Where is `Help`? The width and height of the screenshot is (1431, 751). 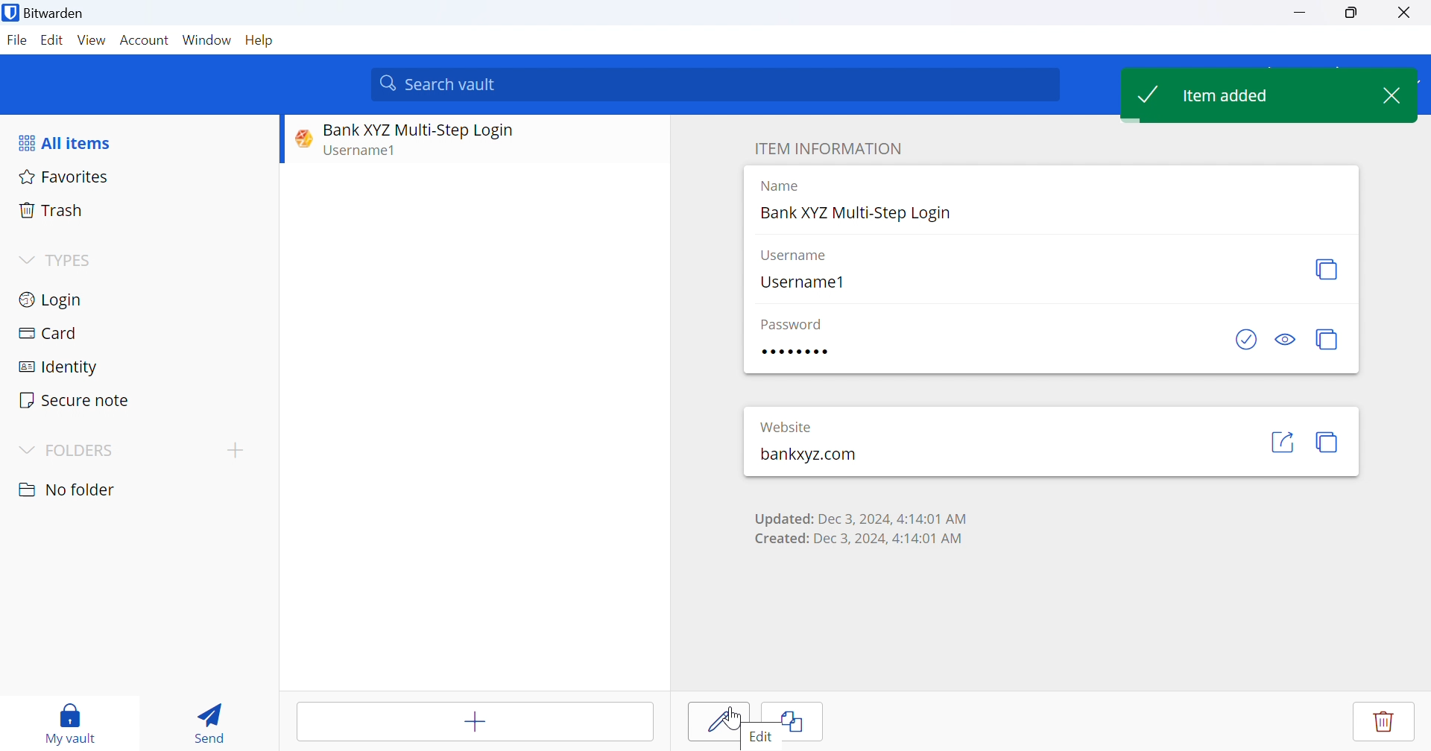 Help is located at coordinates (260, 42).